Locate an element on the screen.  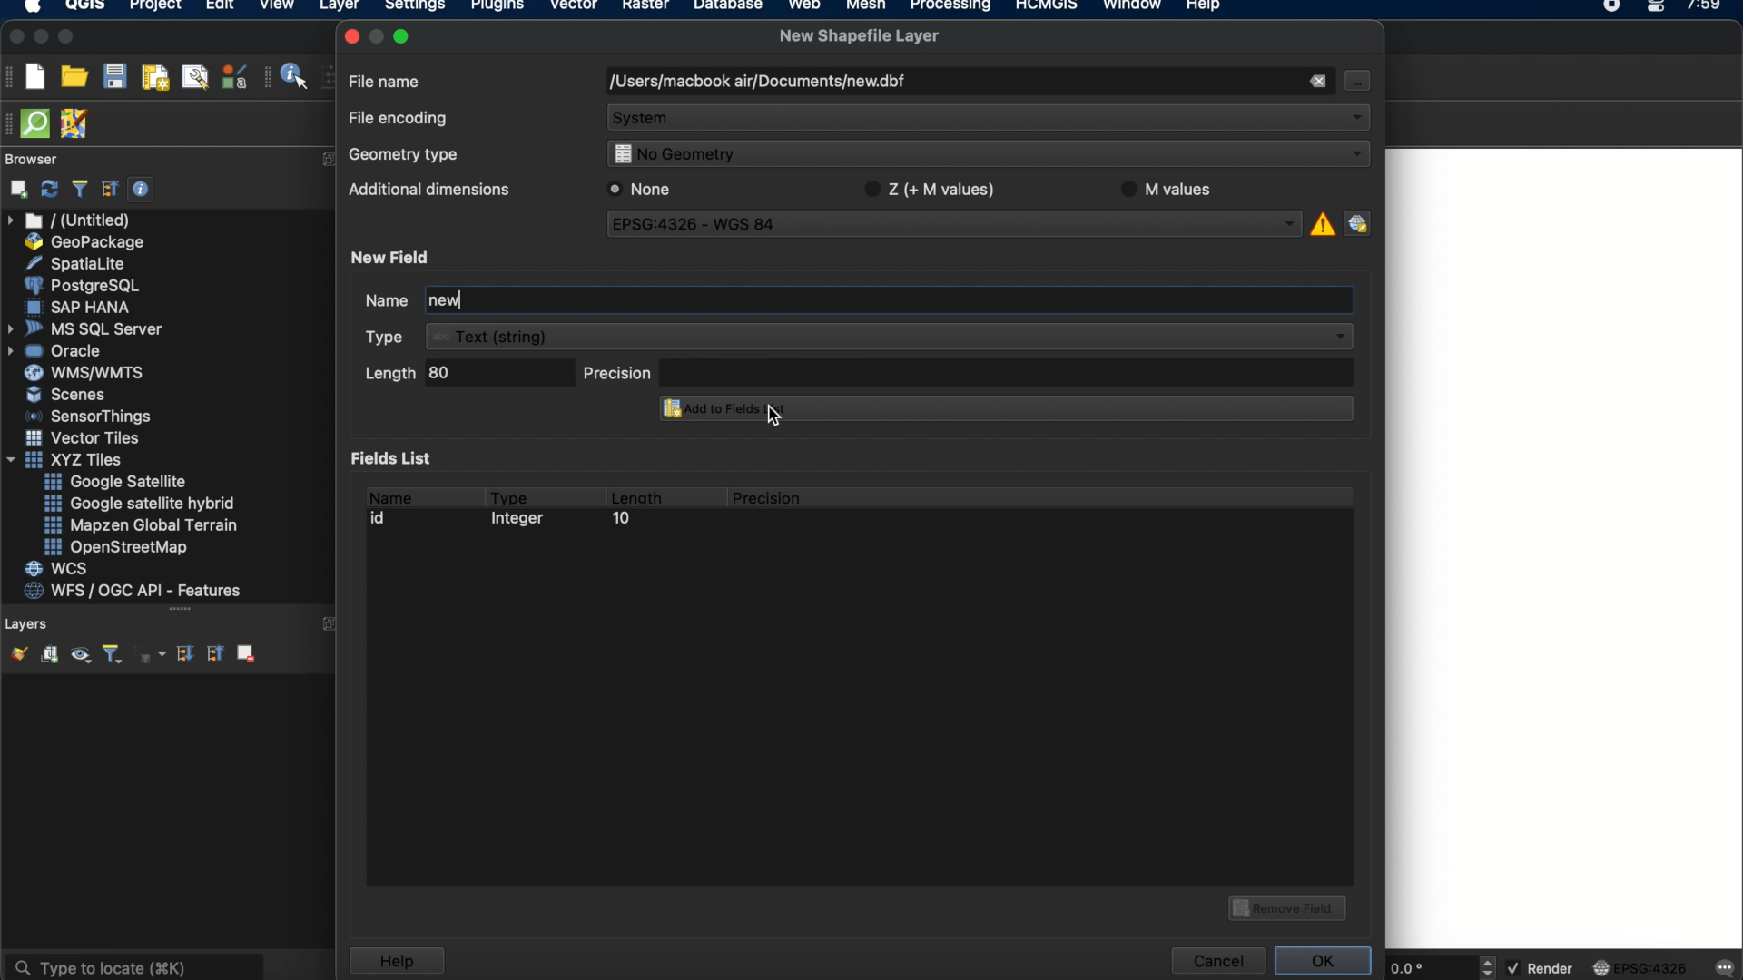
name is located at coordinates (389, 495).